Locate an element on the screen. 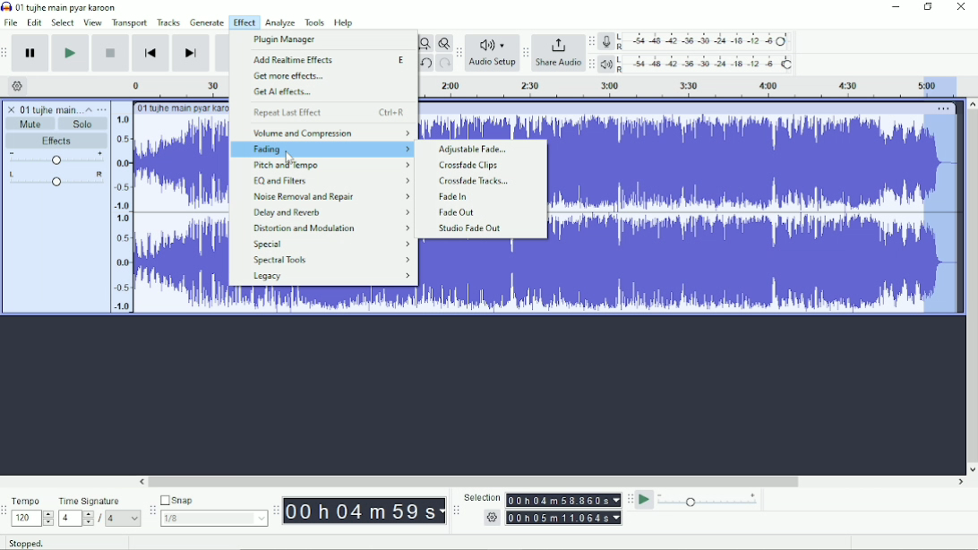 This screenshot has height=550, width=978. 01 tujhe main pyar karoon is located at coordinates (68, 7).